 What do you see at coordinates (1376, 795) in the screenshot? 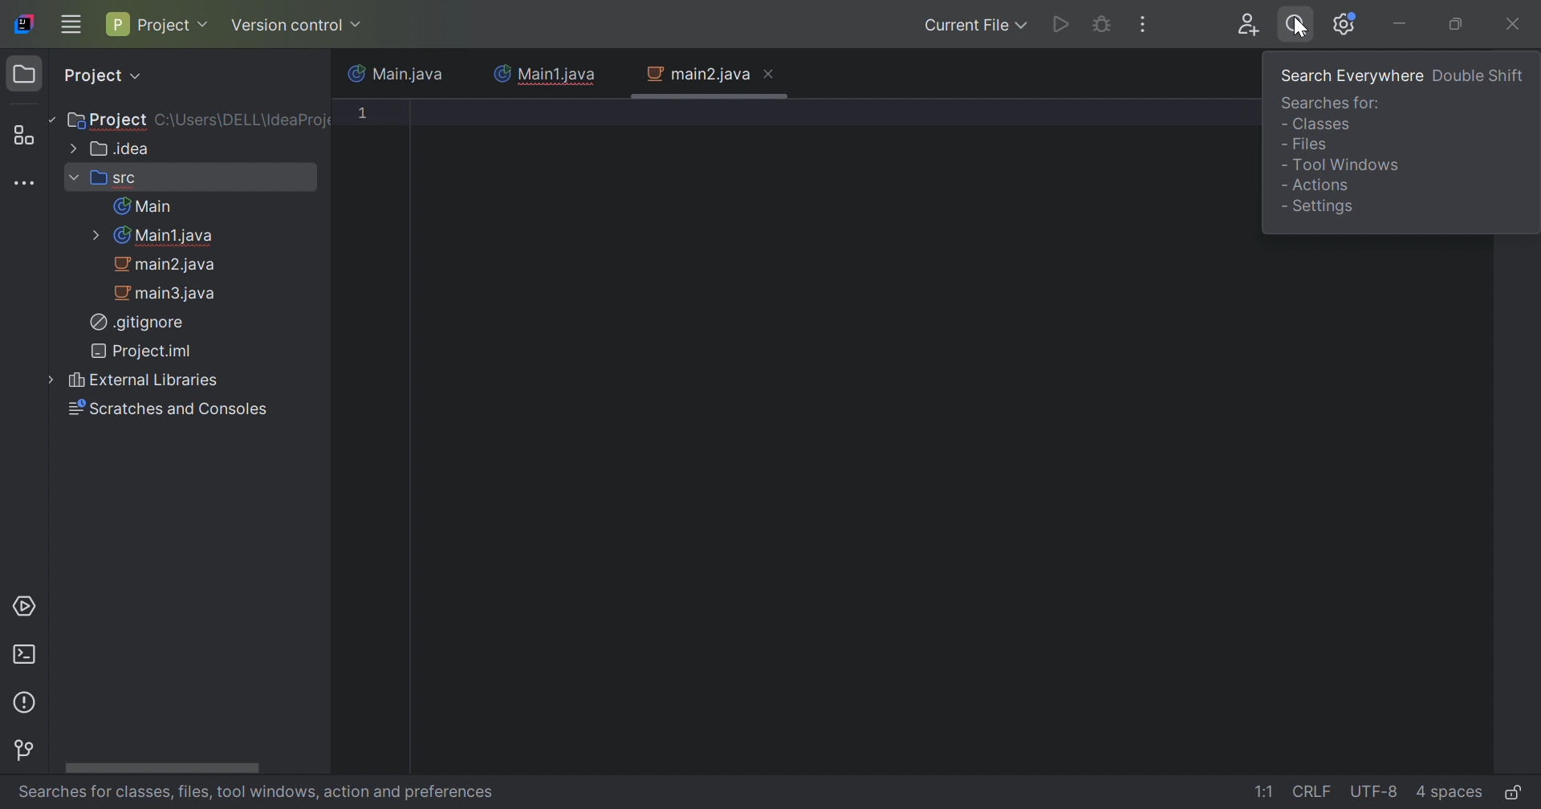
I see `UTF-8` at bounding box center [1376, 795].